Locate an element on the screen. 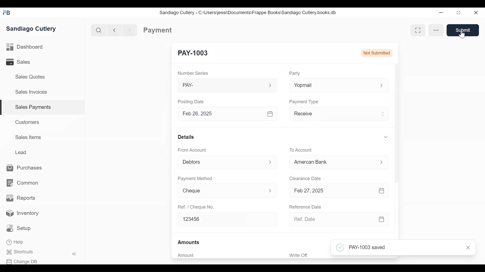  Purchases is located at coordinates (25, 168).